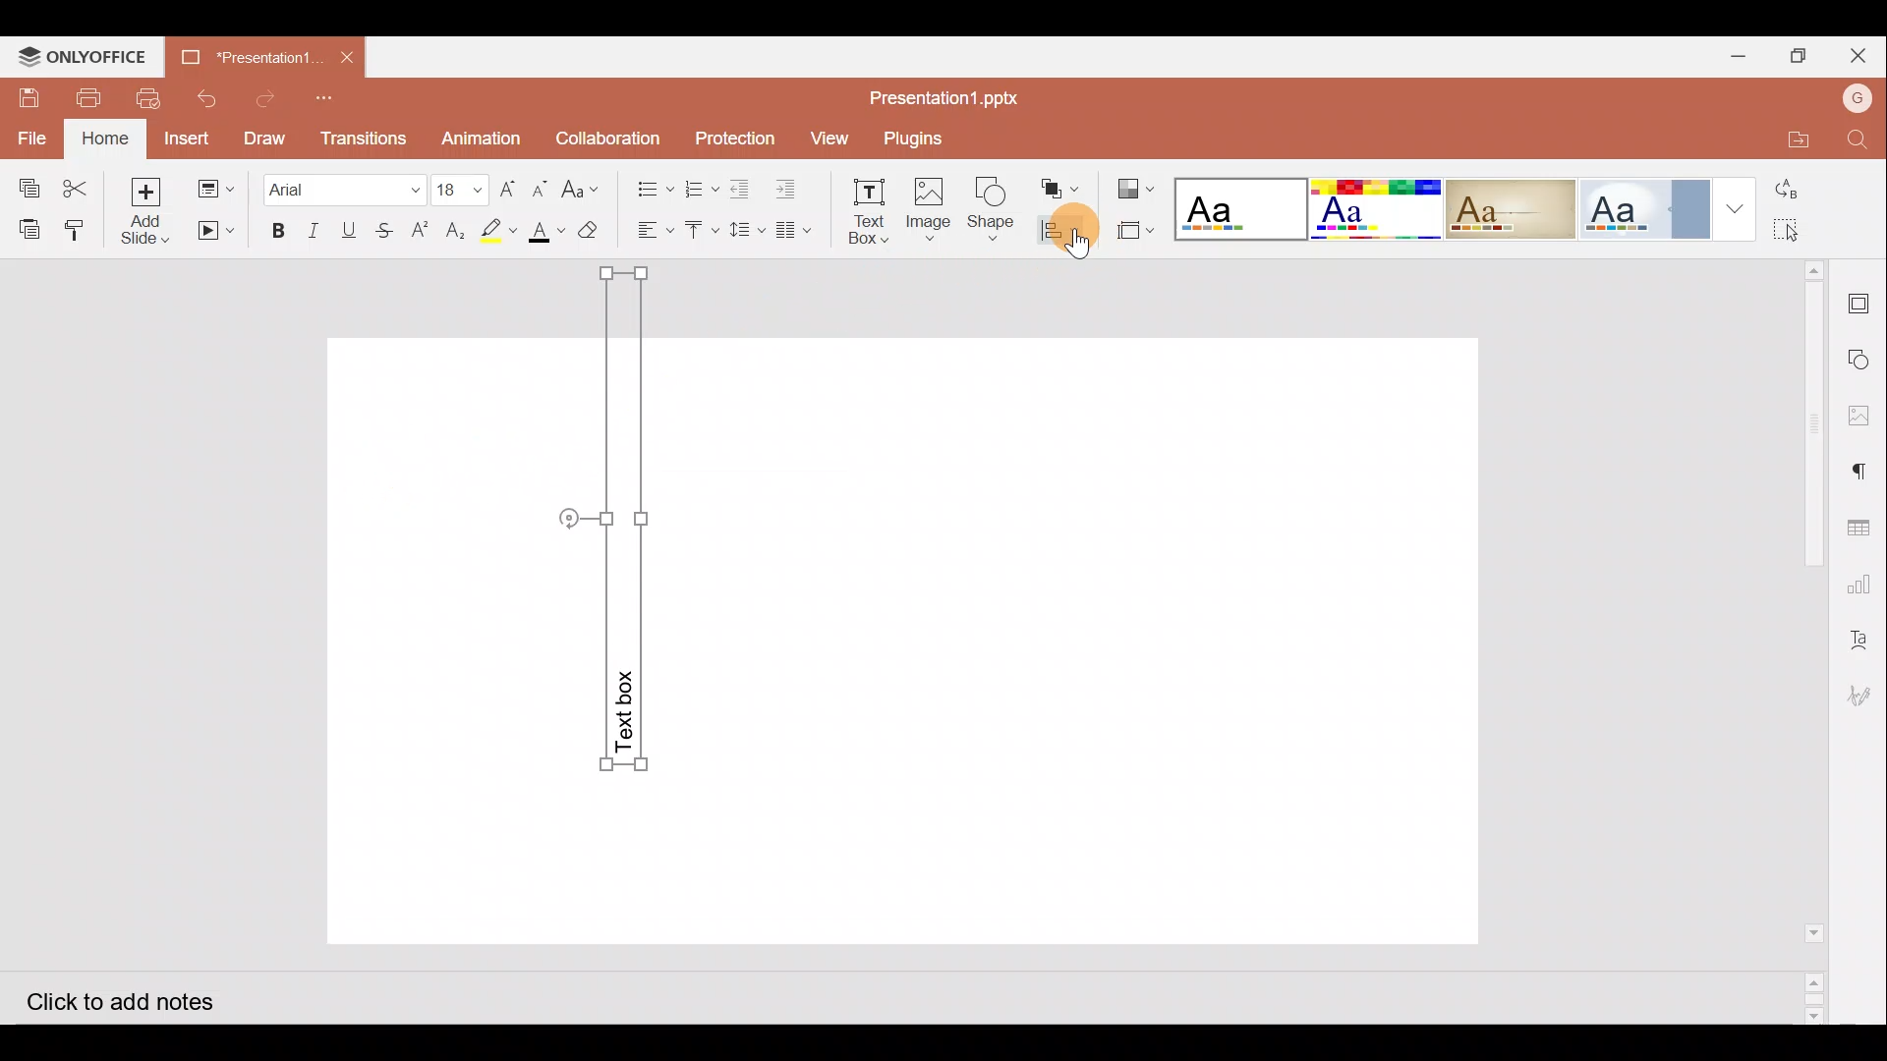 The height and width of the screenshot is (1061, 1887). Describe the element at coordinates (1862, 57) in the screenshot. I see `Close` at that location.